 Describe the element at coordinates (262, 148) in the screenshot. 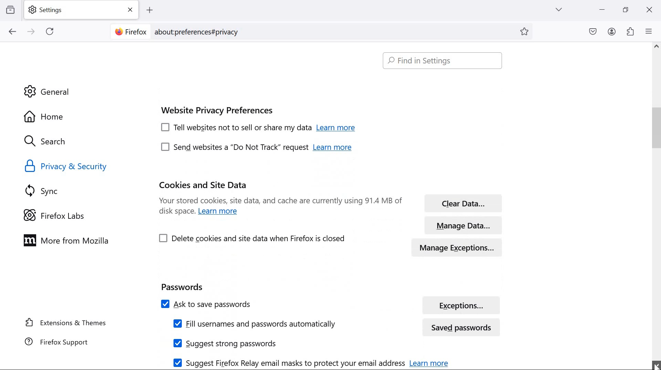

I see `[7] send websites a “Do Not Track” request Learn more` at that location.